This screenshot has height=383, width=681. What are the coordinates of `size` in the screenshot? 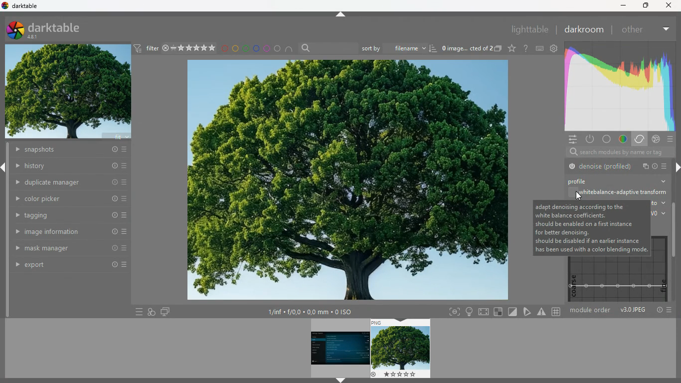 It's located at (310, 312).